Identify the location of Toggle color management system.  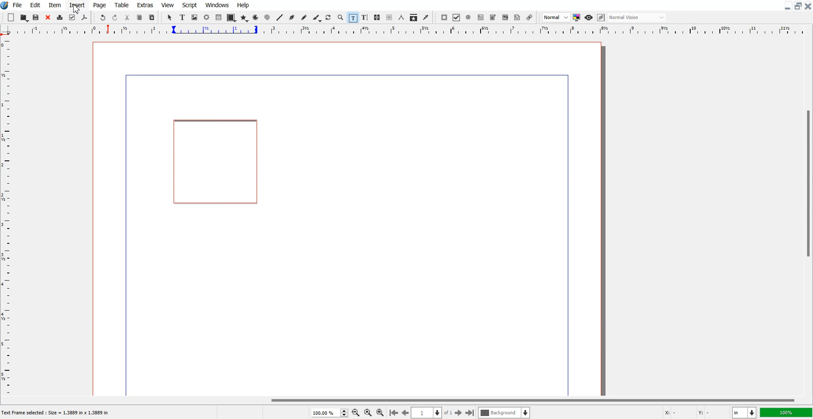
(577, 17).